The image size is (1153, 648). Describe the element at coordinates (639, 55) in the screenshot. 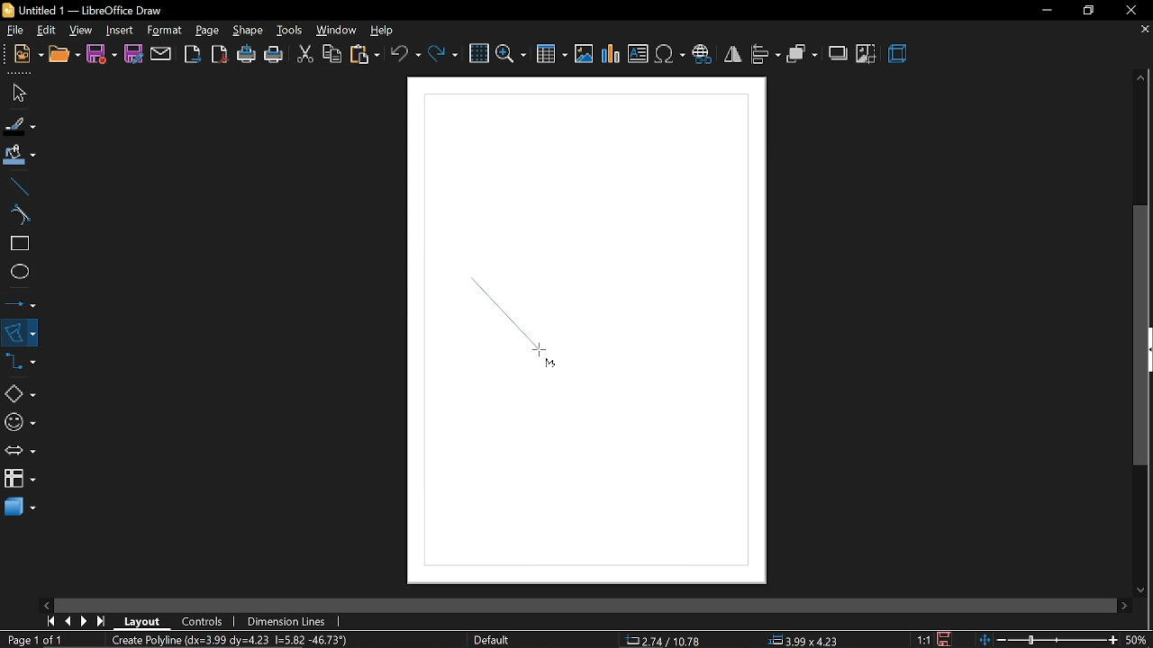

I see `insert image` at that location.